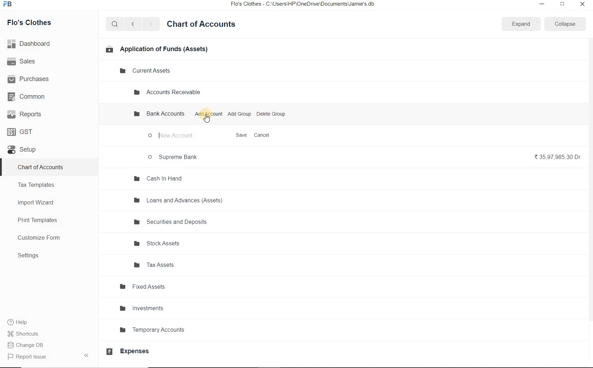 This screenshot has height=368, width=593. What do you see at coordinates (171, 92) in the screenshot?
I see `Accounts Receivable` at bounding box center [171, 92].